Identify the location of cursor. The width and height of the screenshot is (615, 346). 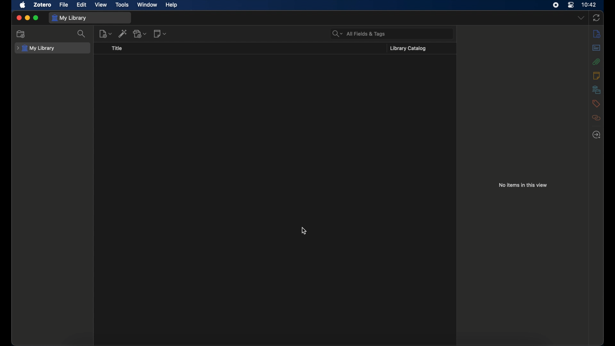
(303, 231).